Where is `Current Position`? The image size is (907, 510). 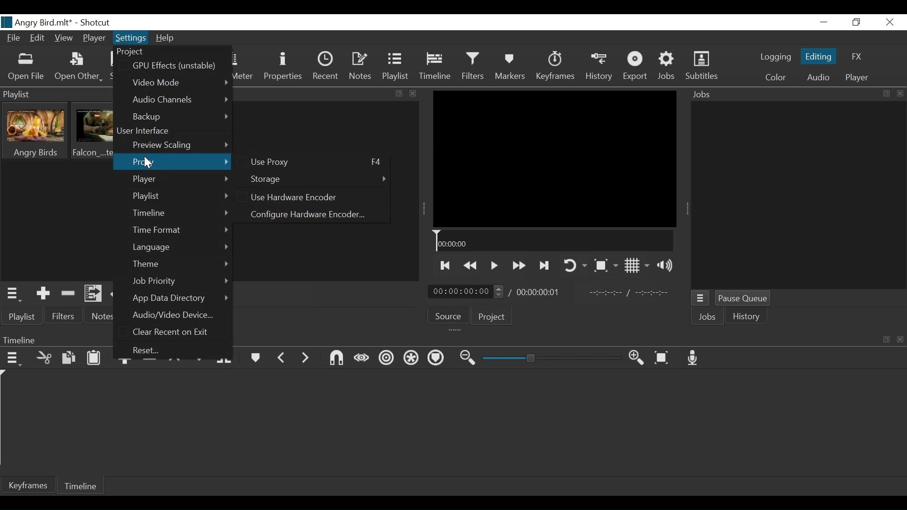 Current Position is located at coordinates (465, 291).